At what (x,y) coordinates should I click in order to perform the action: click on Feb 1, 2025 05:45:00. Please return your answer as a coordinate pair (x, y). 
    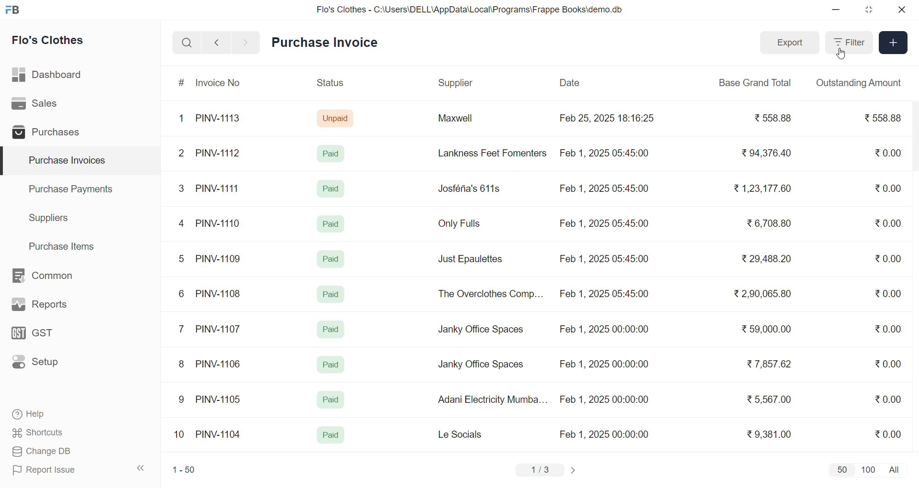
    Looking at the image, I should click on (605, 224).